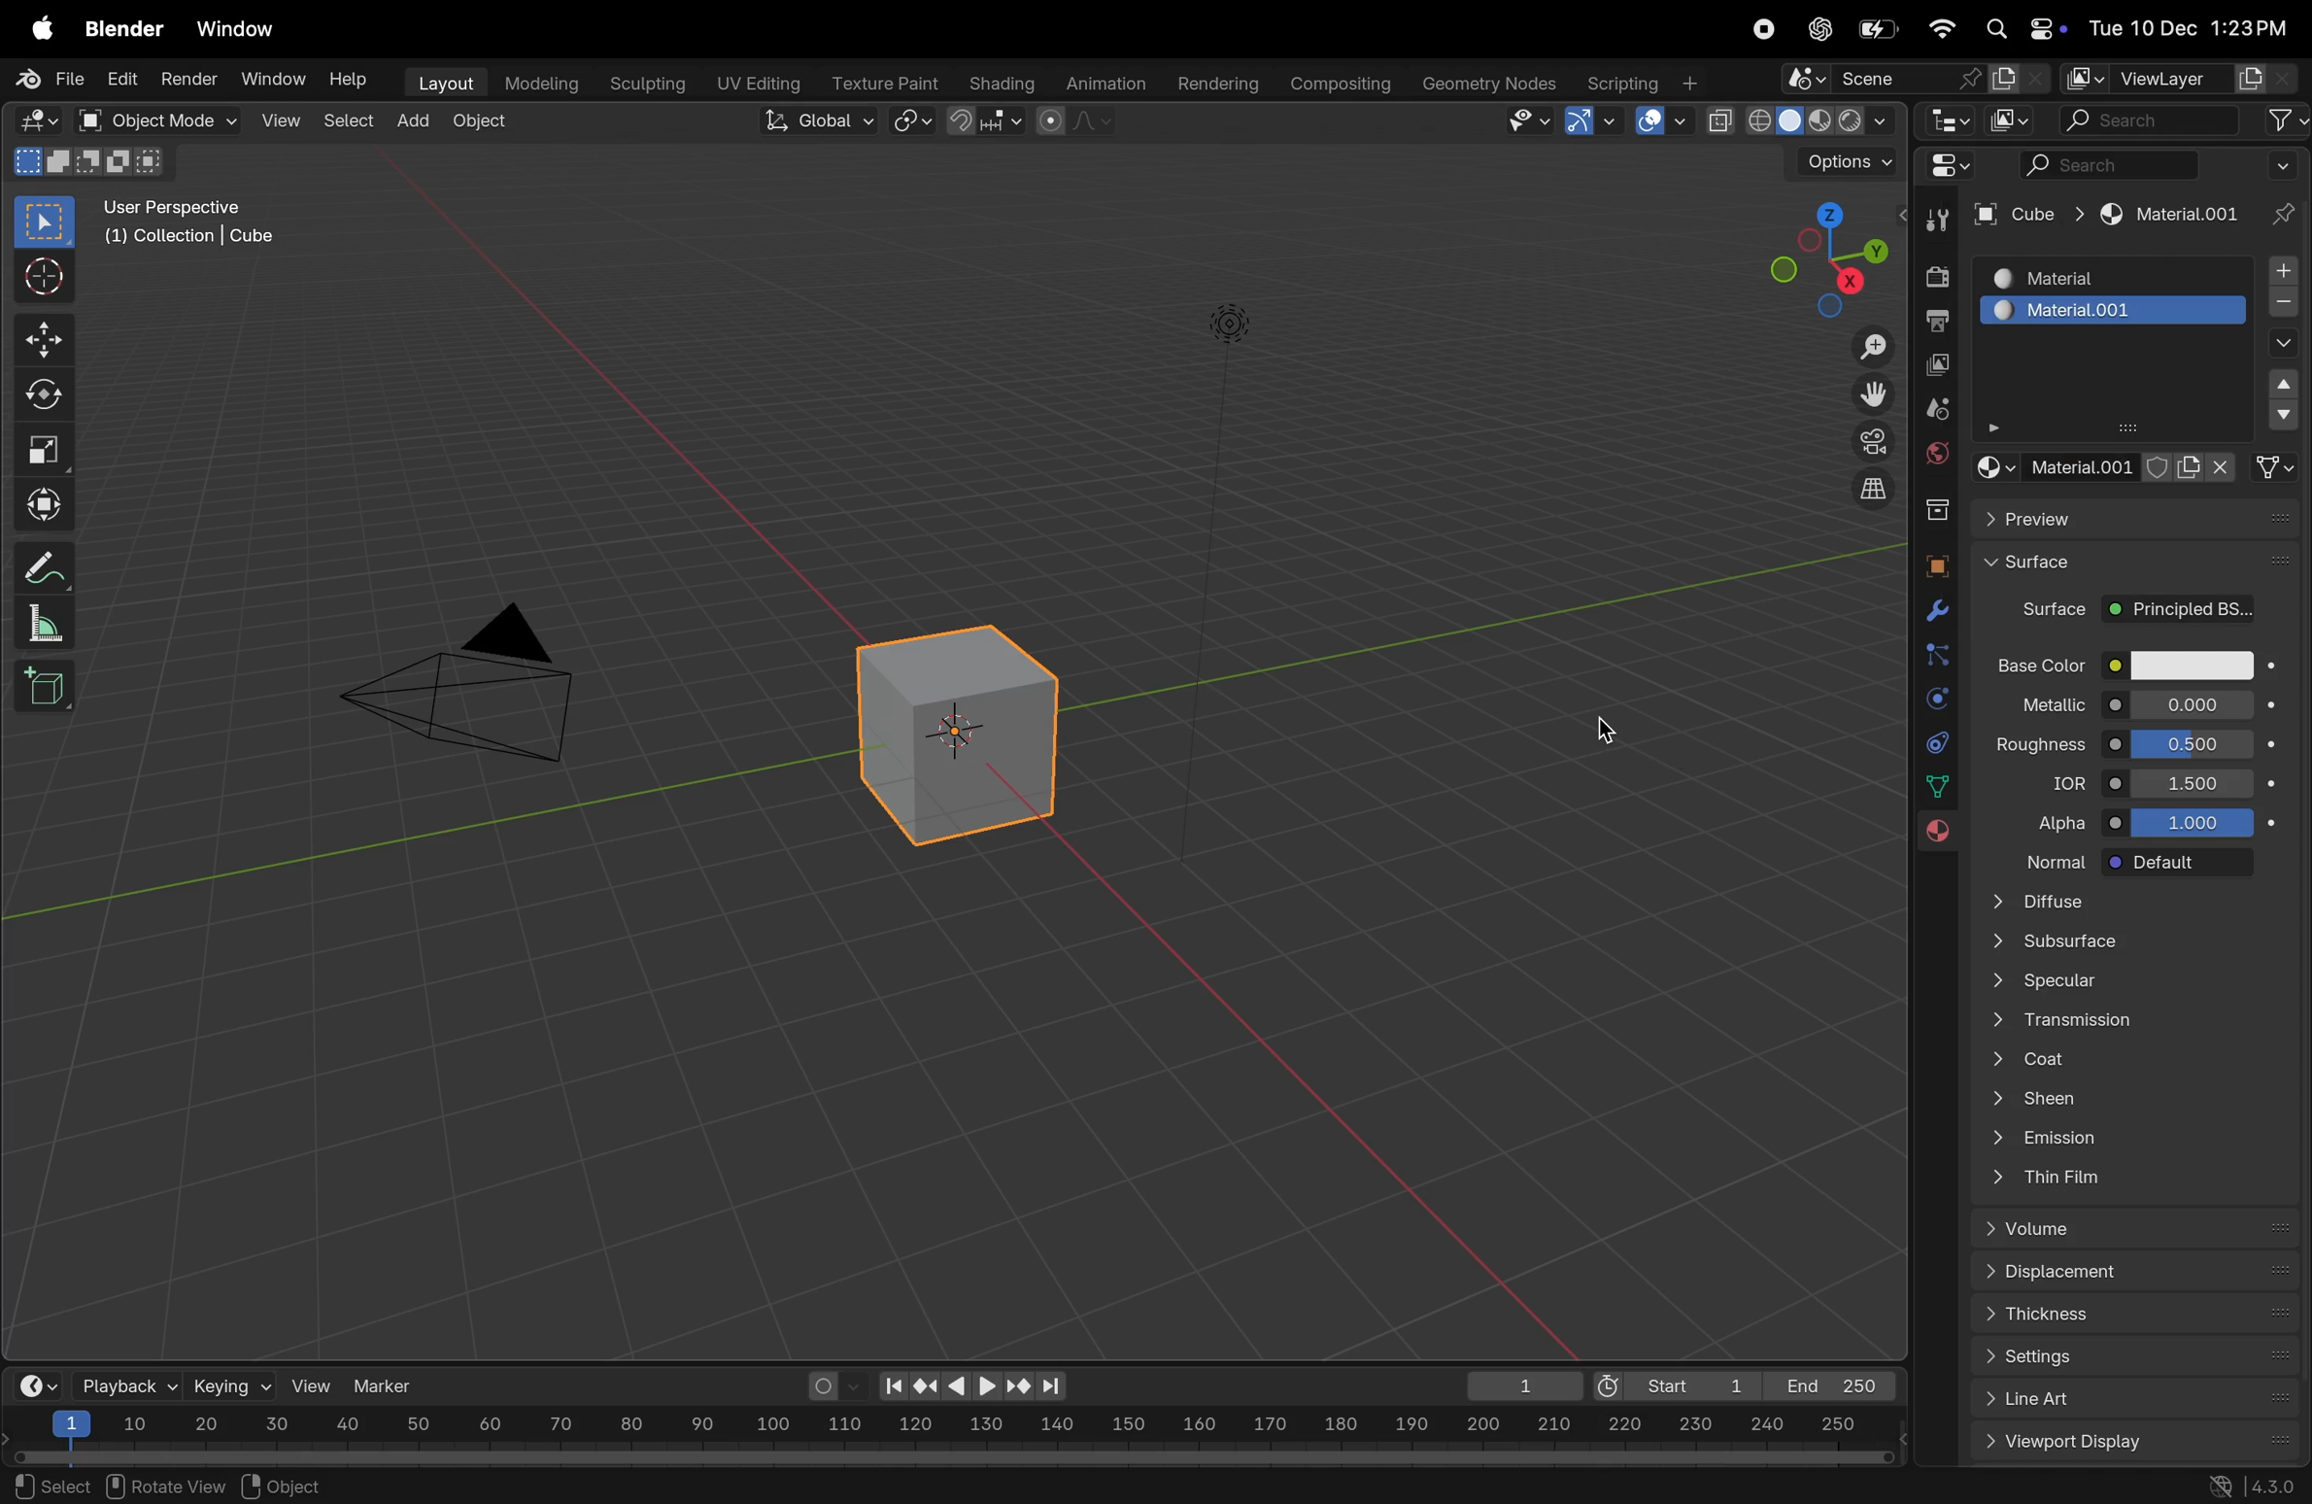 This screenshot has height=1504, width=2312. I want to click on thin film, so click(2129, 1180).